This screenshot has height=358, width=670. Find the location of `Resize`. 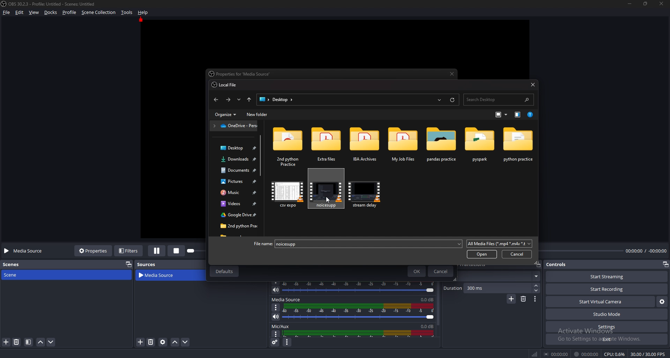

Resize is located at coordinates (646, 3).